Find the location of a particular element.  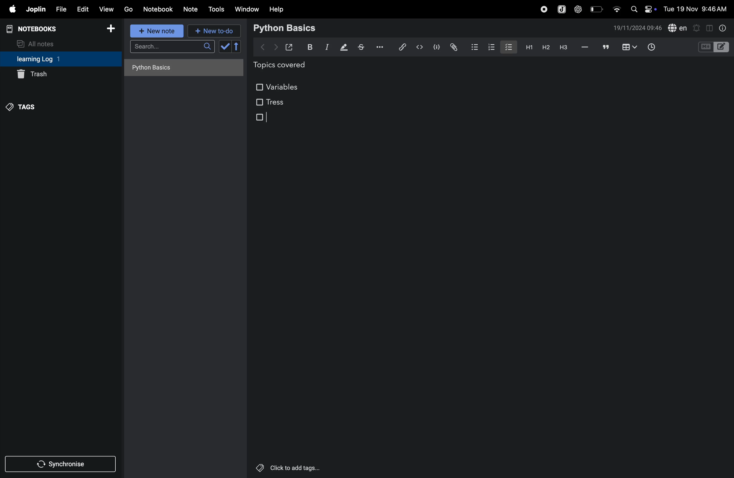

checkbox is located at coordinates (262, 118).